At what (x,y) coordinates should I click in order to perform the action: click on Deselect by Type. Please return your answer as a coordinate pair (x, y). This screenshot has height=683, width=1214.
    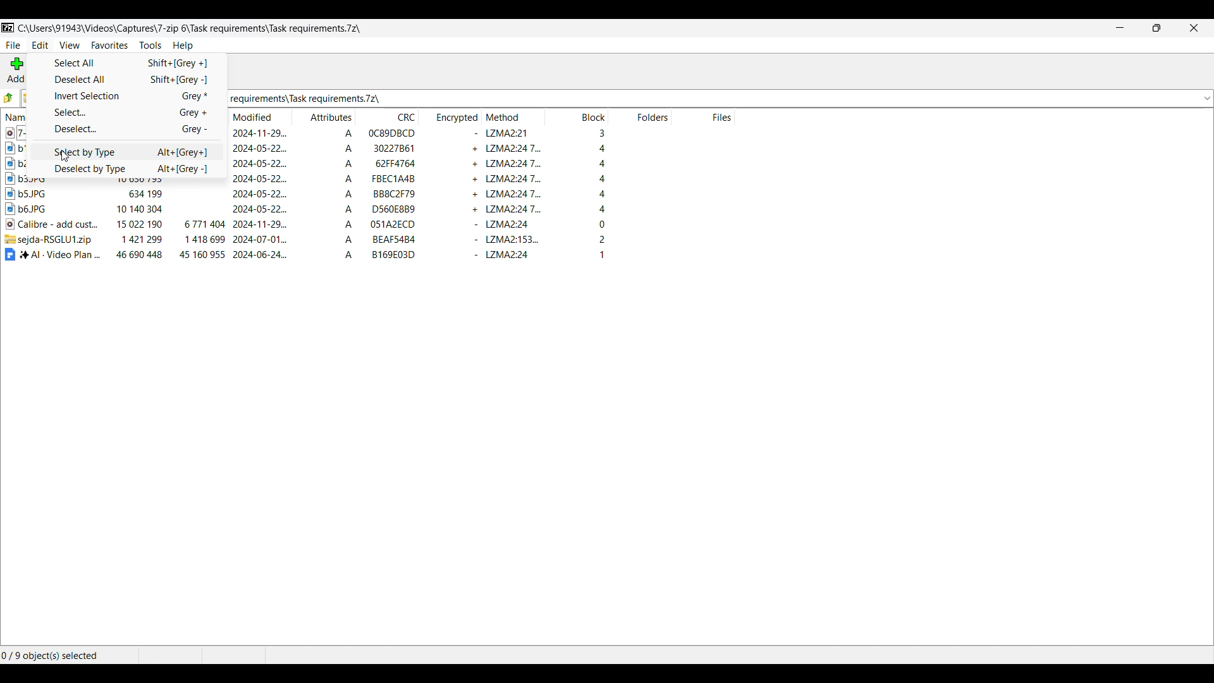
    Looking at the image, I should click on (128, 169).